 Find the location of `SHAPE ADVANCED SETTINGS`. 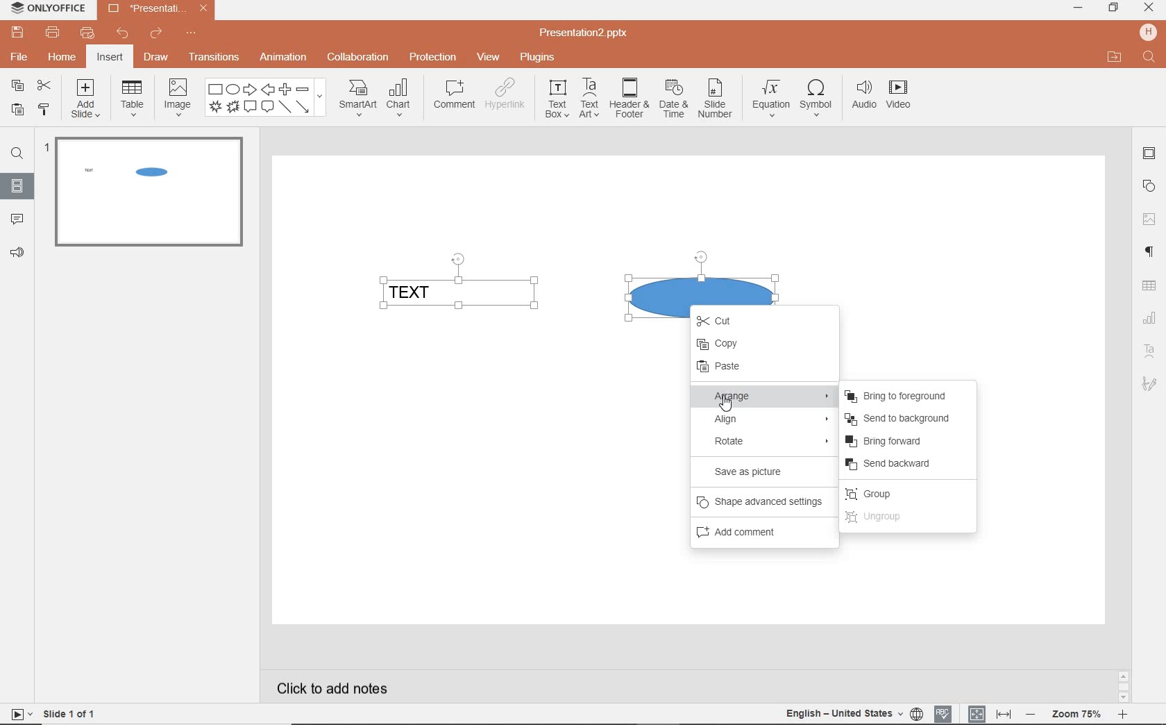

SHAPE ADVANCED SETTINGS is located at coordinates (761, 501).